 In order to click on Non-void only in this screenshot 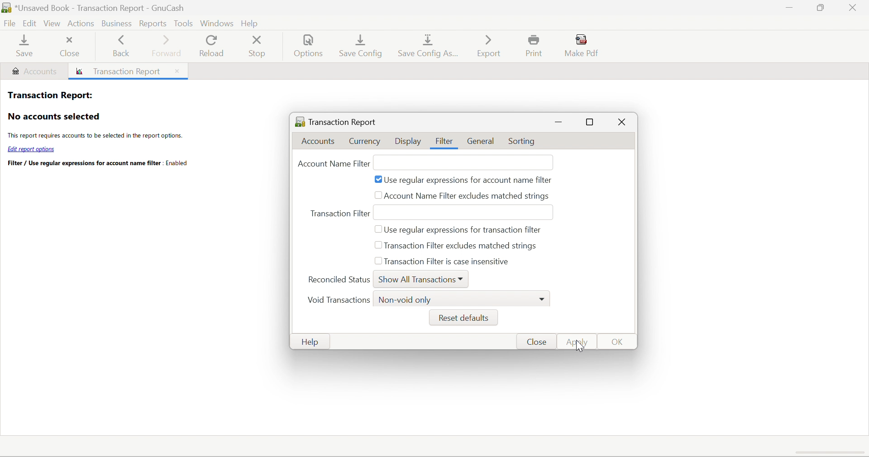, I will do `click(406, 300)`.